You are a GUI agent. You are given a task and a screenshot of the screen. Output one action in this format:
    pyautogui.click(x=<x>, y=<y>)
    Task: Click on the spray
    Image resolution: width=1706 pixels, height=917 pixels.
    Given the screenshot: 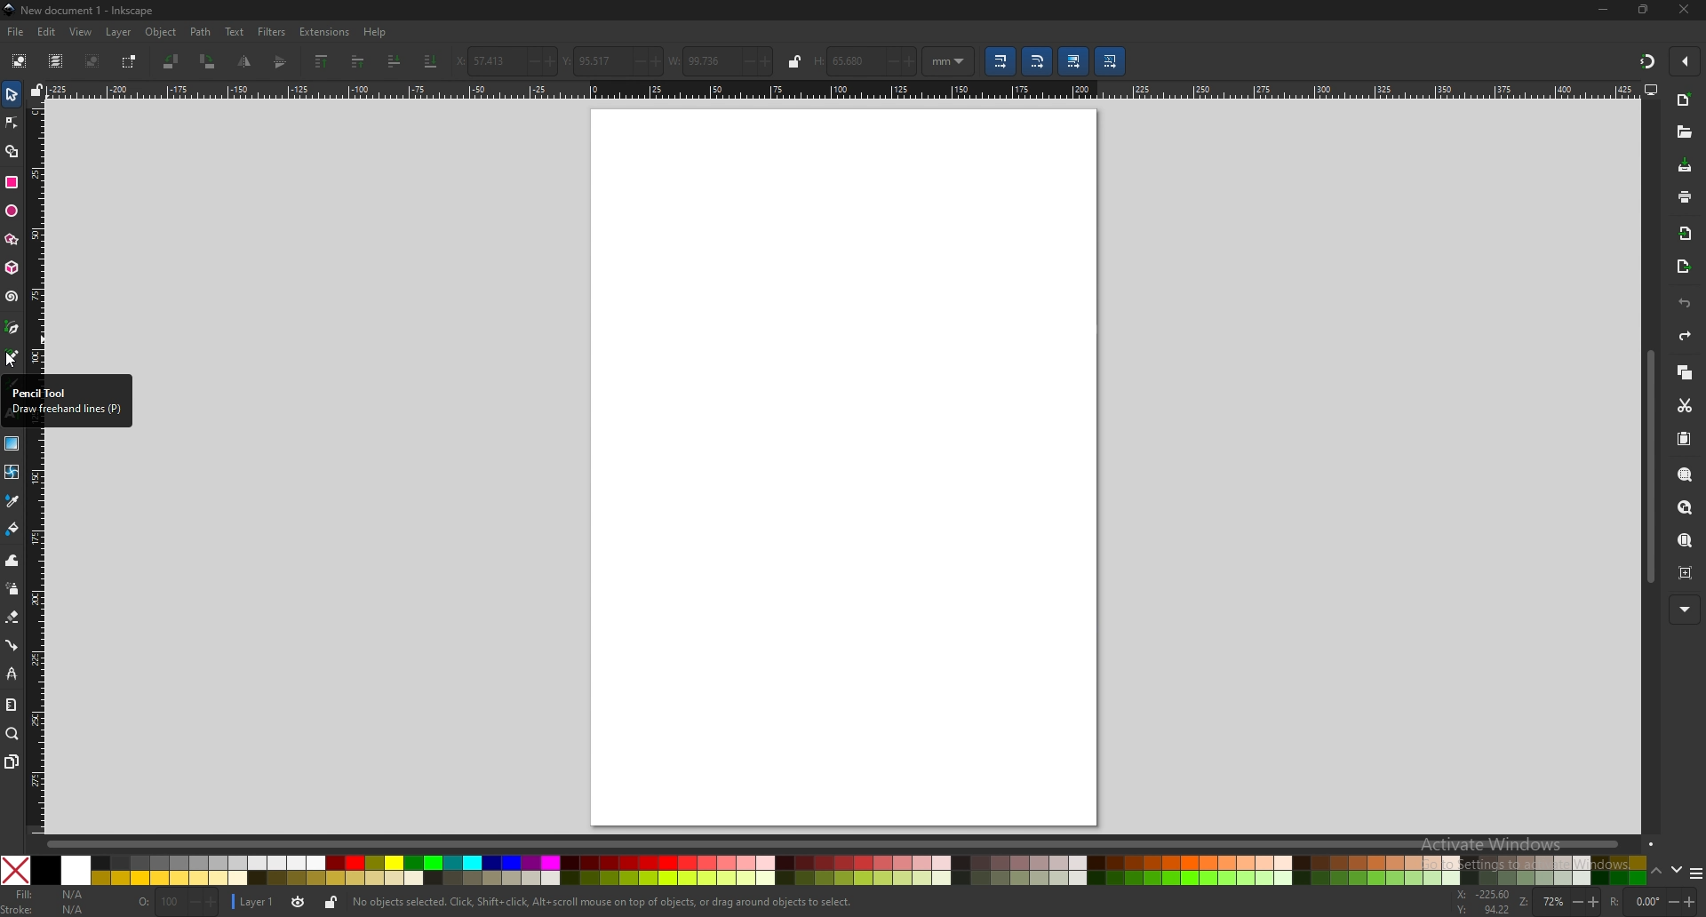 What is the action you would take?
    pyautogui.click(x=12, y=589)
    